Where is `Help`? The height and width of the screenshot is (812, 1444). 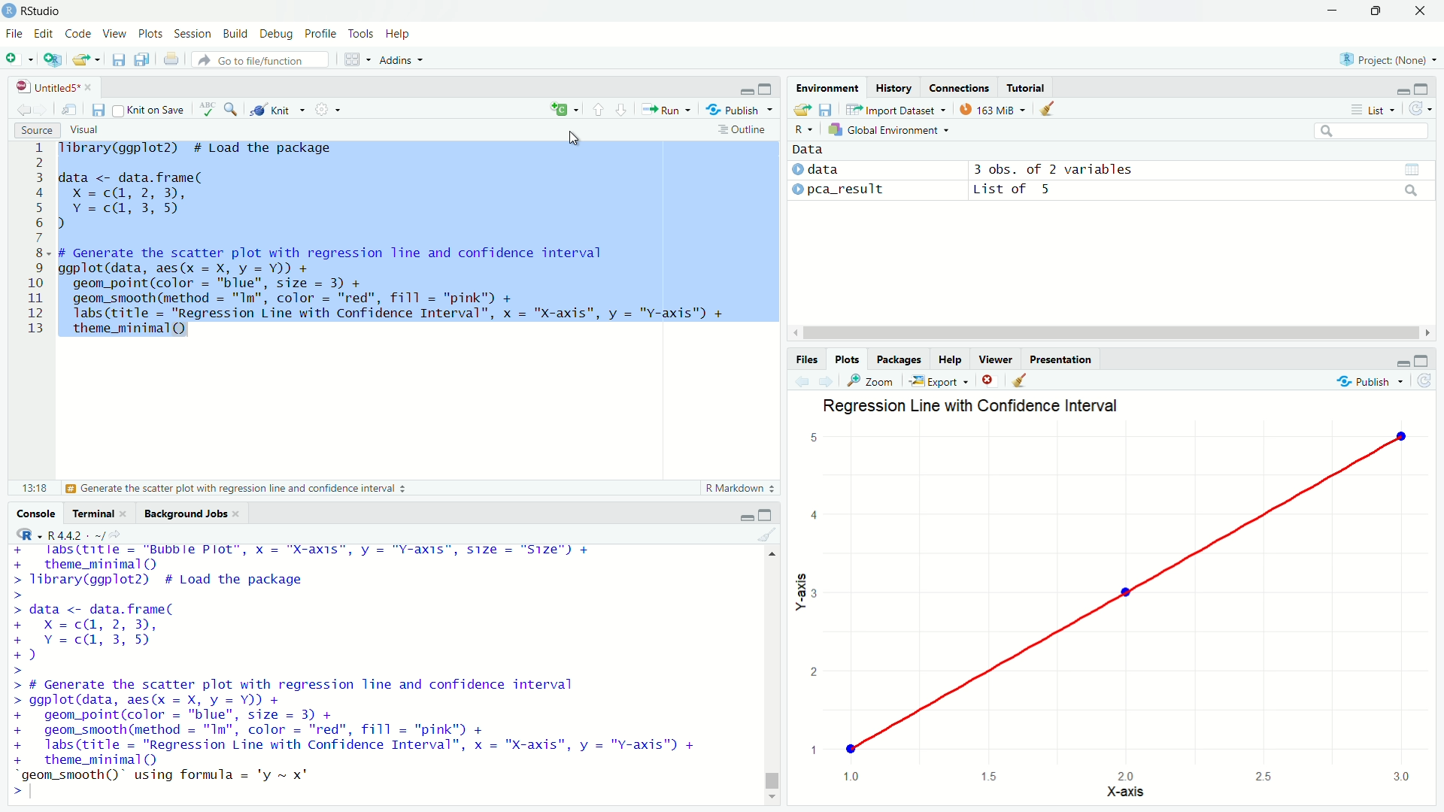
Help is located at coordinates (398, 34).